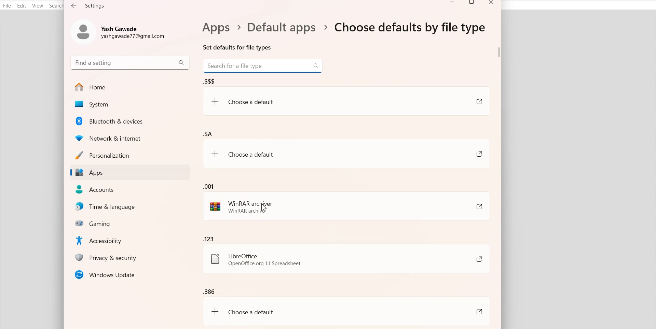 This screenshot has width=656, height=329. I want to click on Text, so click(88, 5).